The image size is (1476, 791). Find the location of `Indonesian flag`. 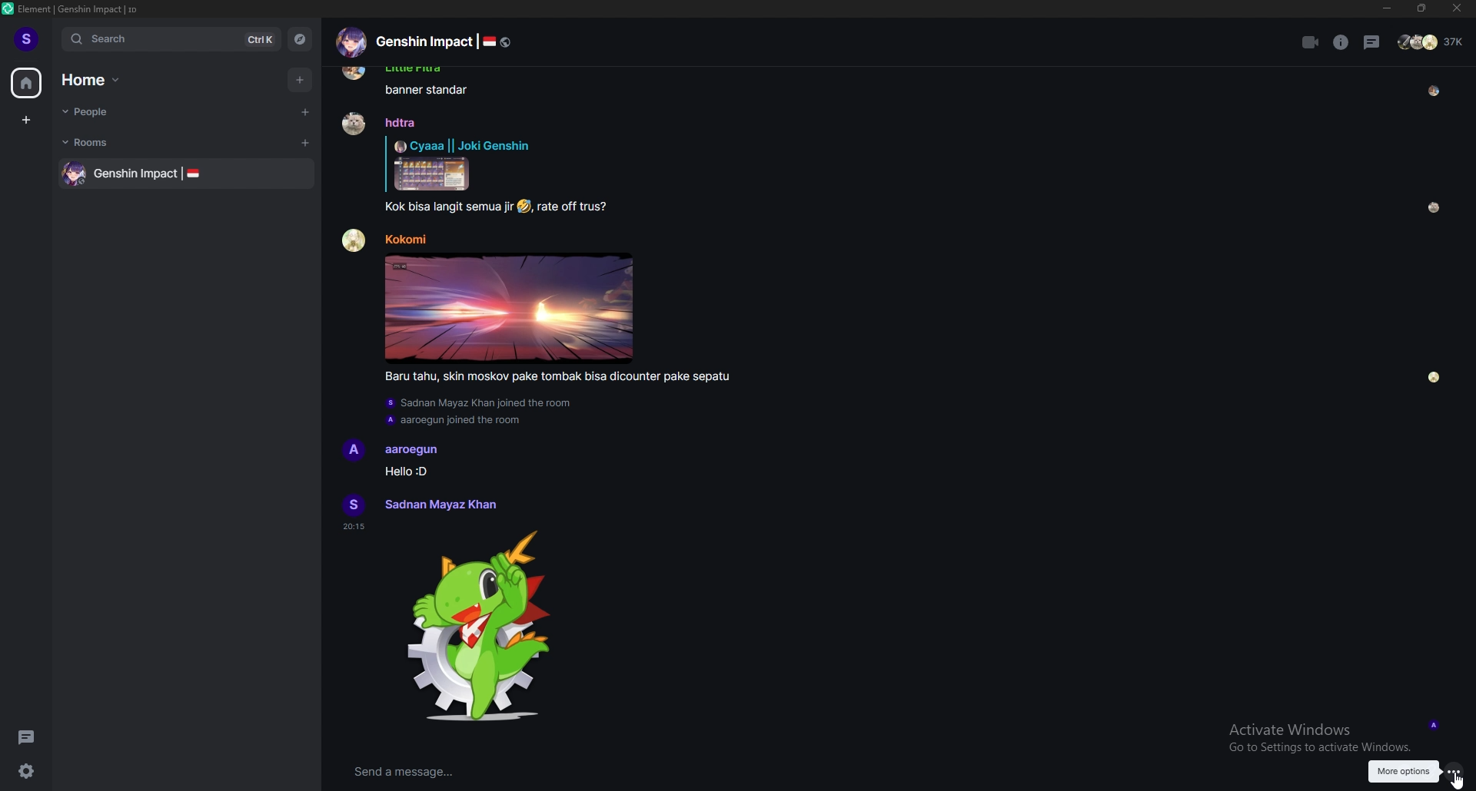

Indonesian flag is located at coordinates (489, 41).